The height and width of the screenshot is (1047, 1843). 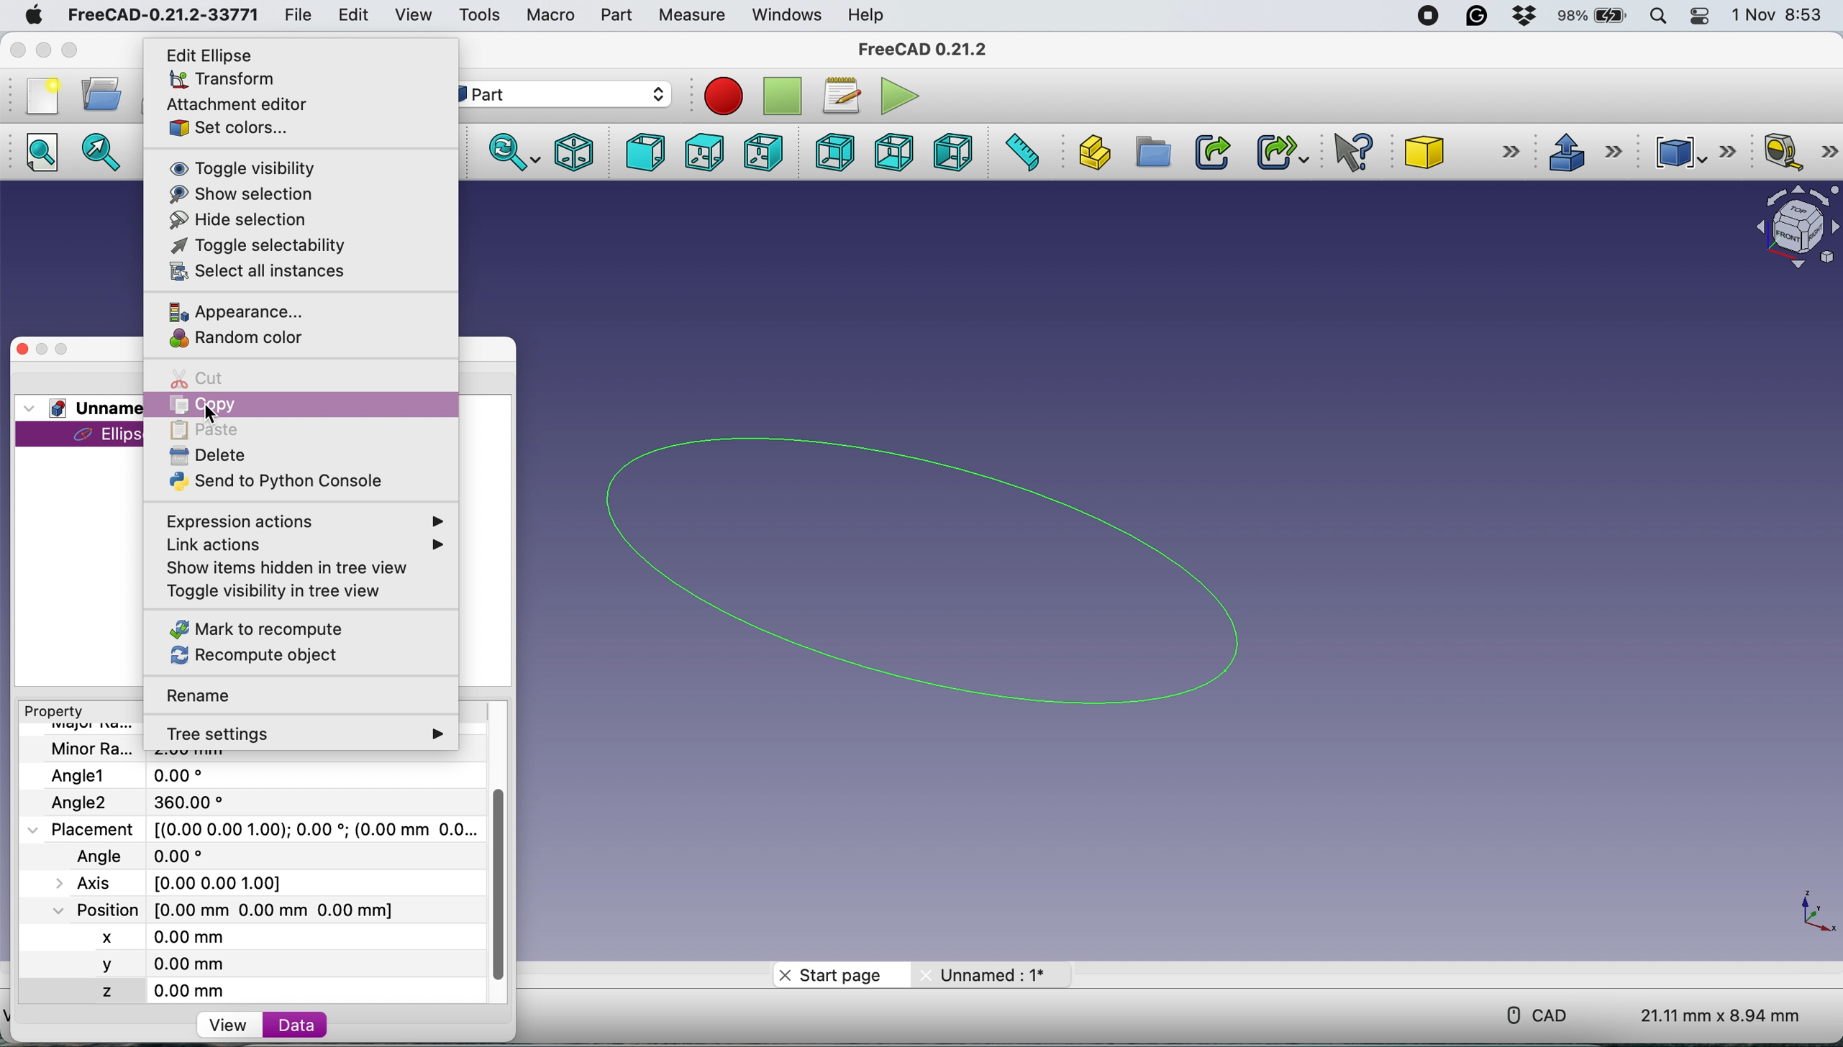 I want to click on xy coordinate, so click(x=1812, y=917).